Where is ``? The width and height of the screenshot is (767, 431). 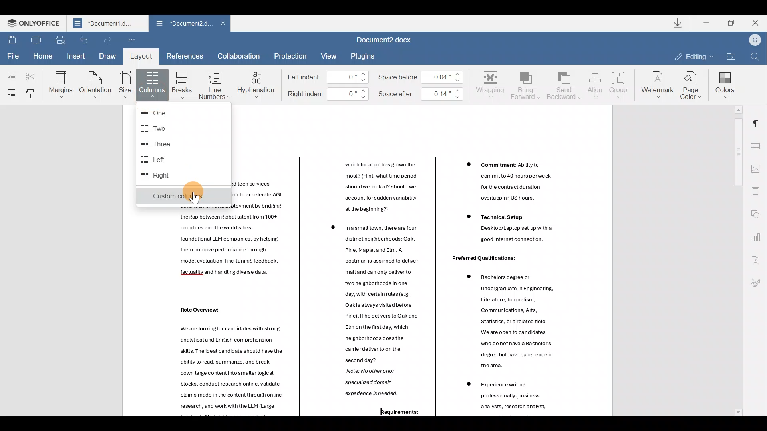
 is located at coordinates (372, 298).